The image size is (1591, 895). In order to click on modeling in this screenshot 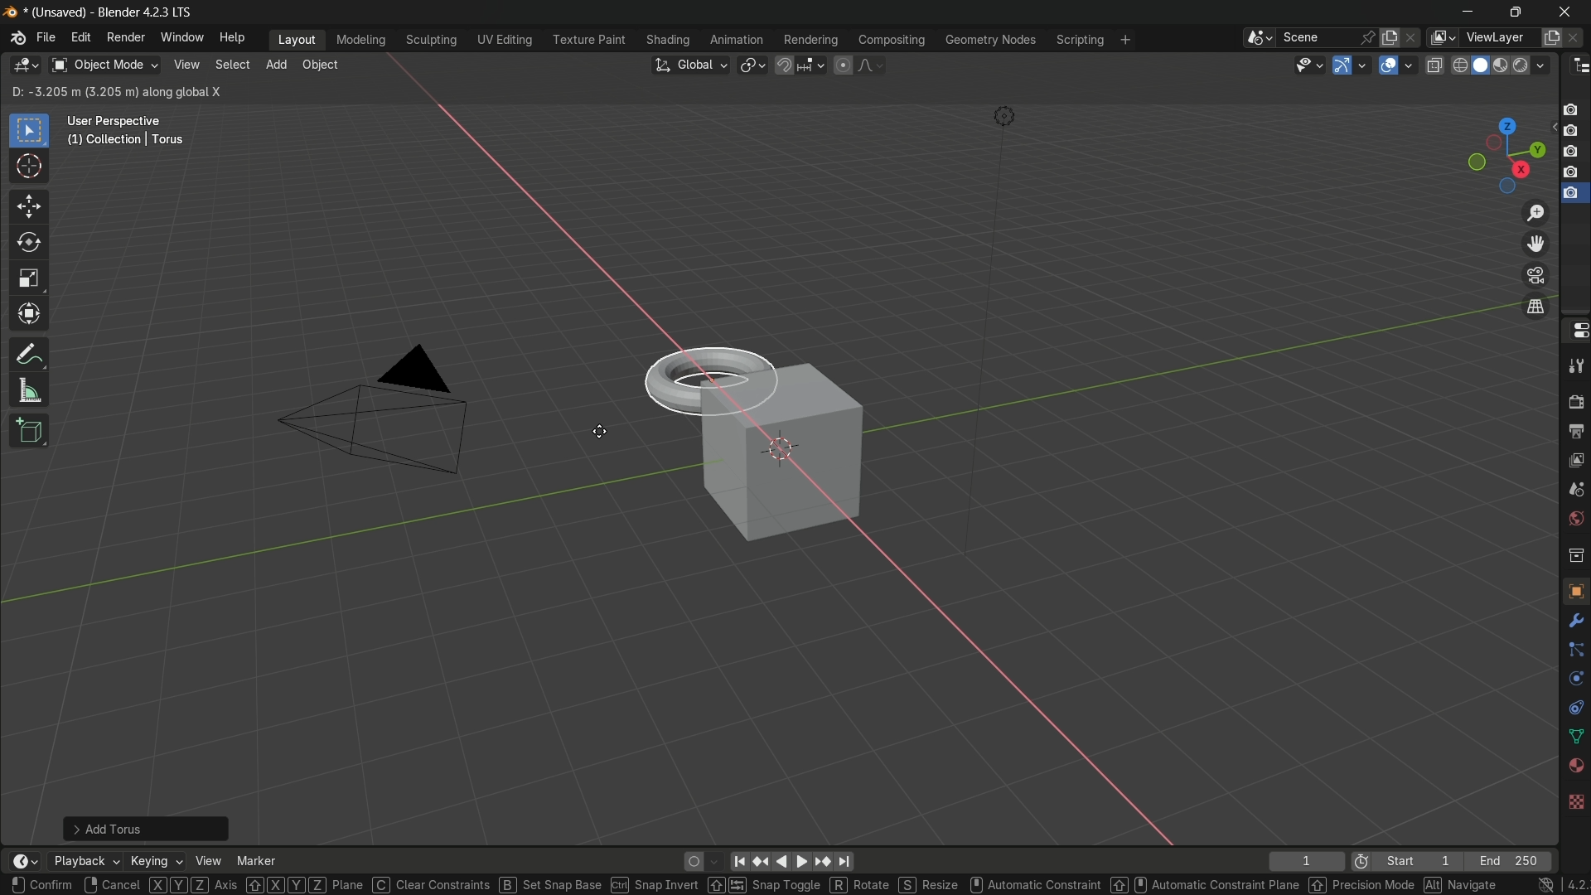, I will do `click(361, 41)`.